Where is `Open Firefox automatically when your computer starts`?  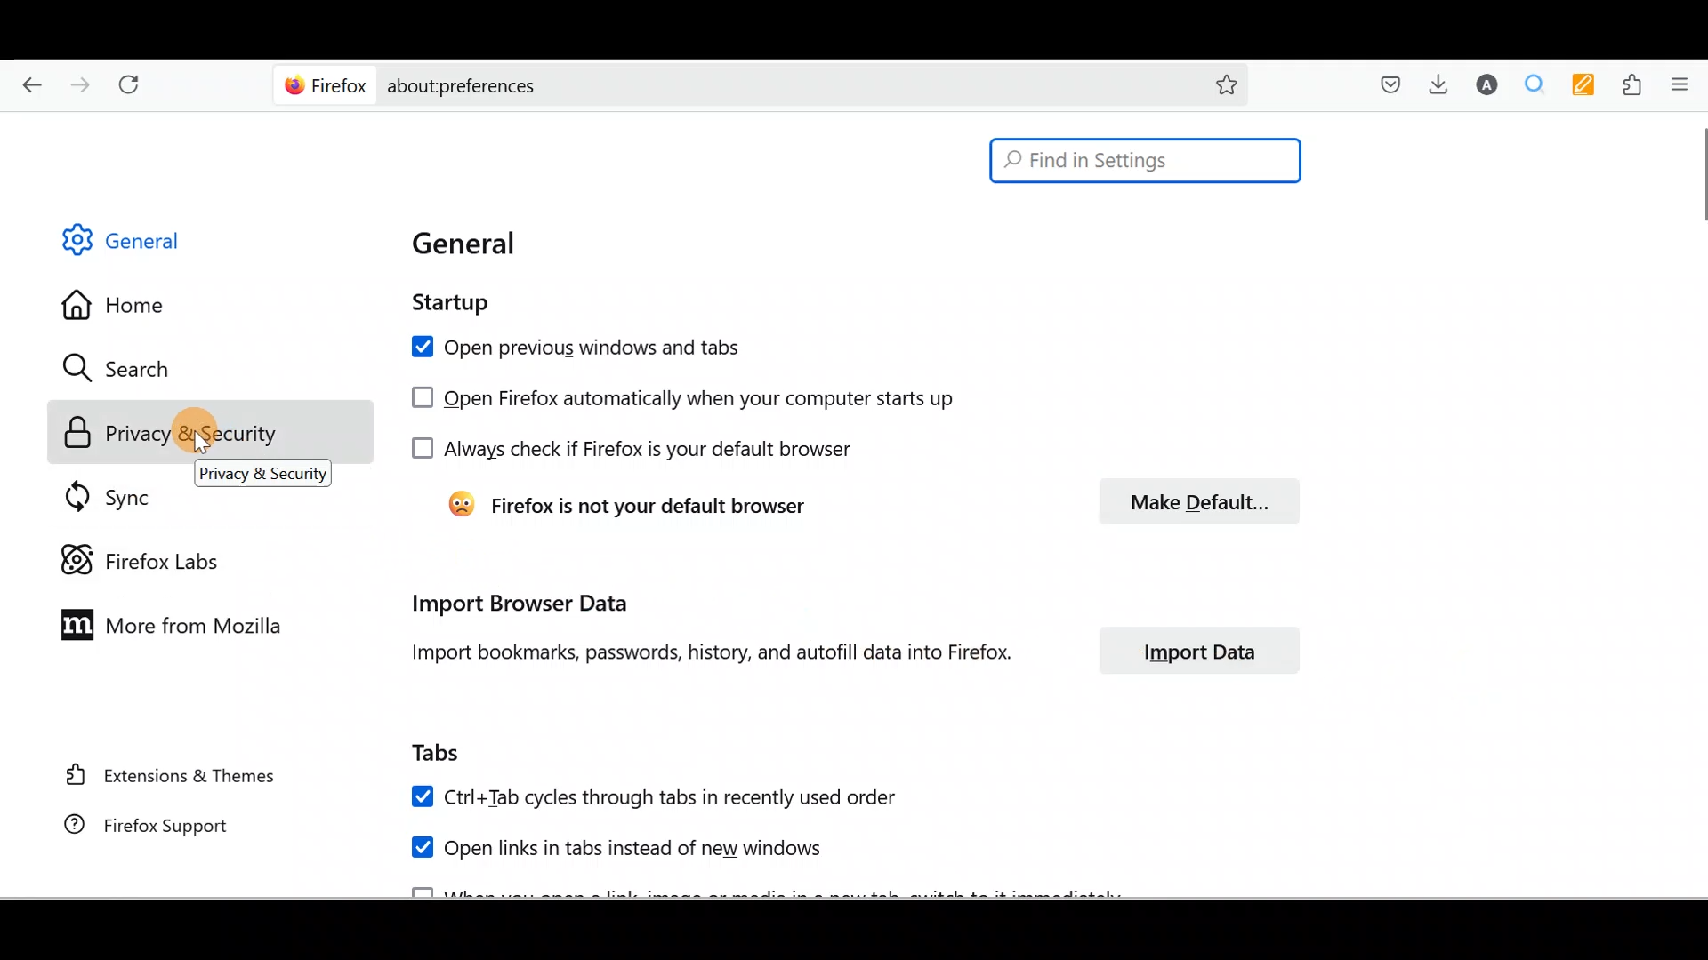 Open Firefox automatically when your computer starts is located at coordinates (721, 397).